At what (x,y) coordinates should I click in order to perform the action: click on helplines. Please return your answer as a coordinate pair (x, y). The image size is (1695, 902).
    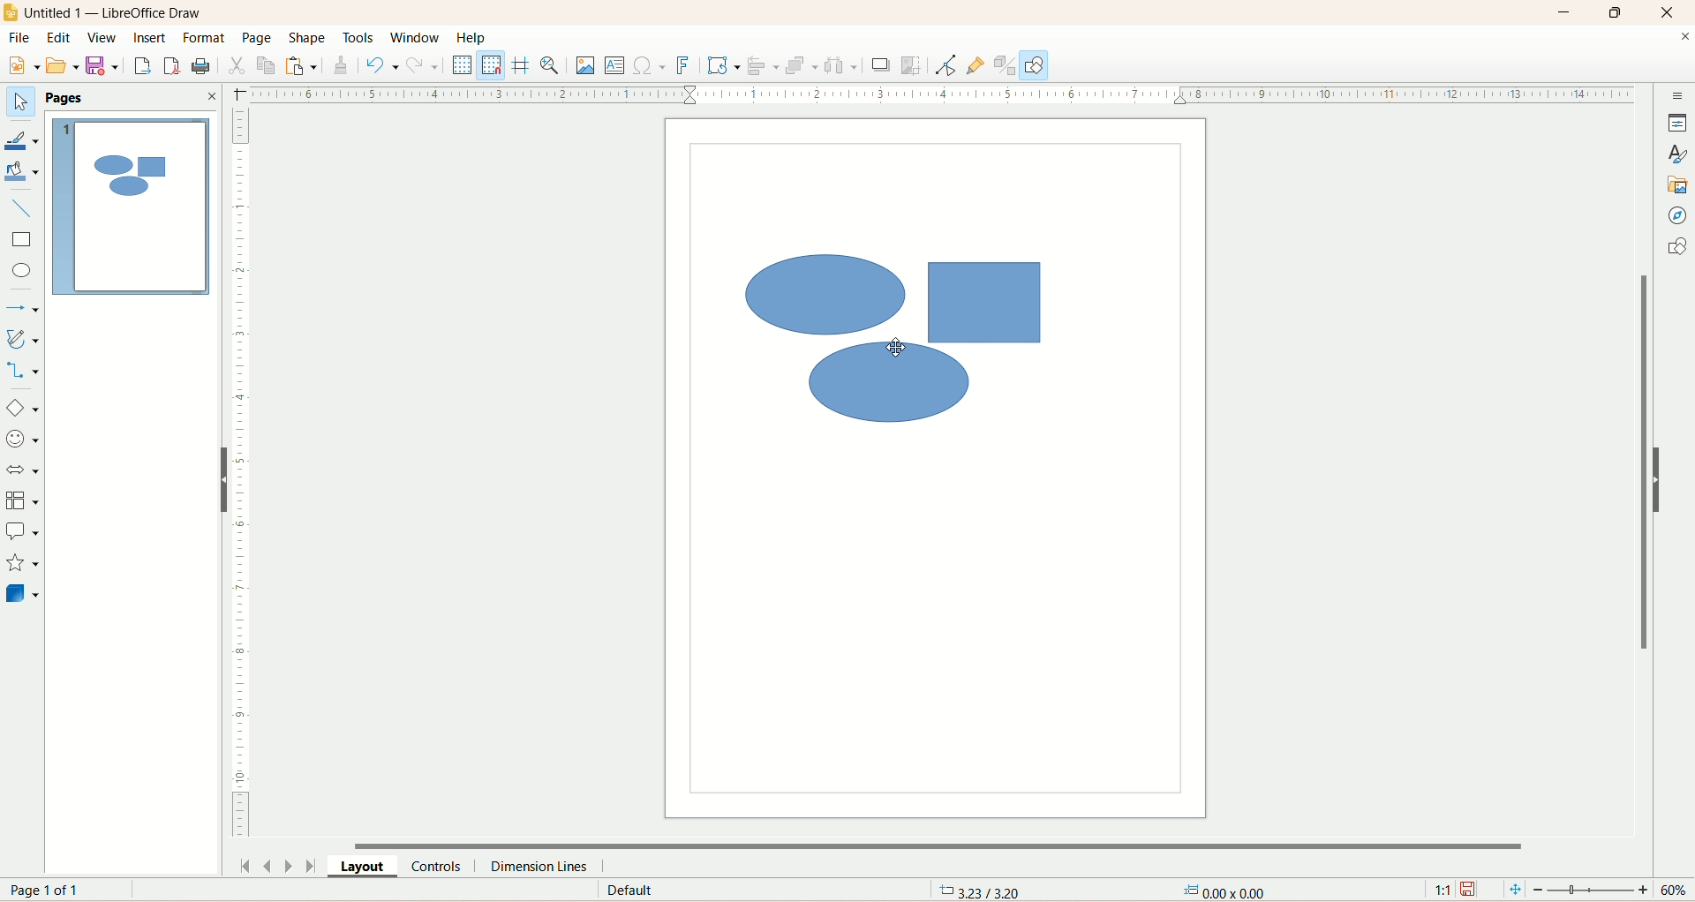
    Looking at the image, I should click on (521, 66).